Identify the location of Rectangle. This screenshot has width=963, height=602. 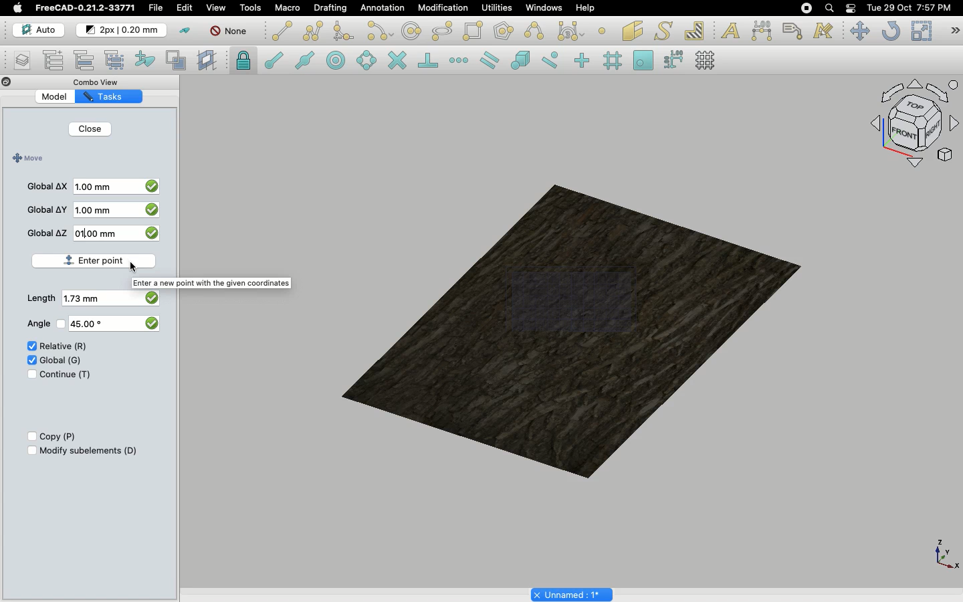
(475, 31).